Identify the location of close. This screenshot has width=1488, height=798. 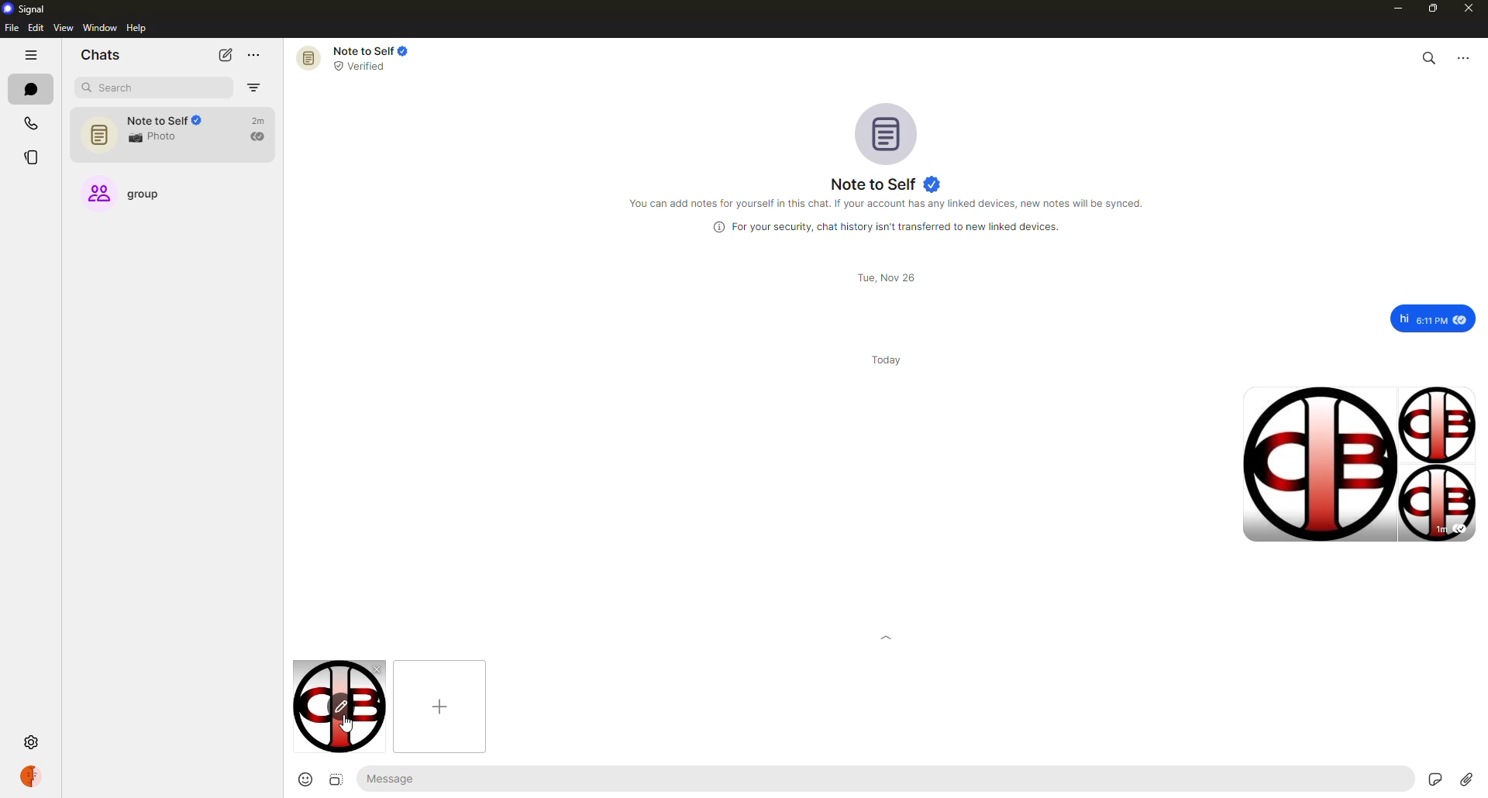
(1470, 9).